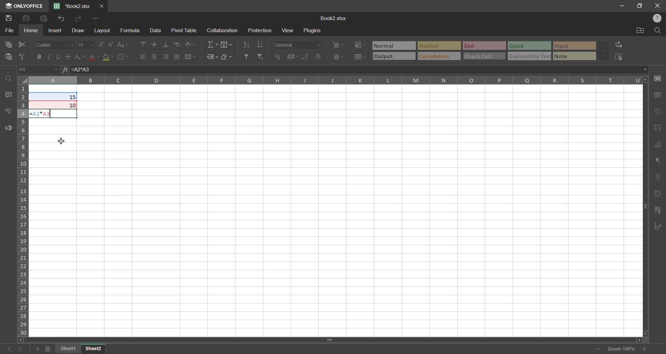  I want to click on text, so click(657, 175).